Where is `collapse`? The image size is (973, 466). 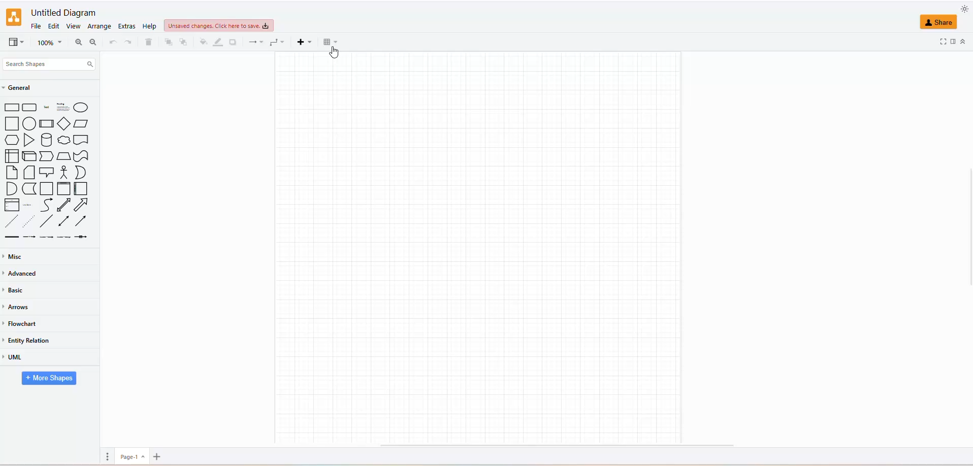 collapse is located at coordinates (963, 41).